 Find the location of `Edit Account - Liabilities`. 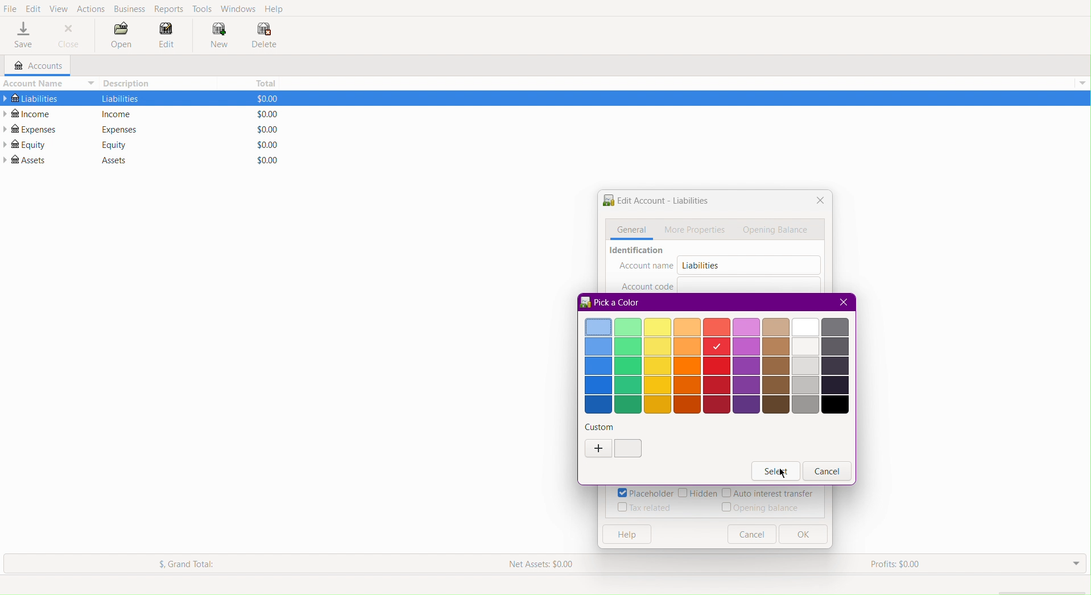

Edit Account - Liabilities is located at coordinates (655, 202).